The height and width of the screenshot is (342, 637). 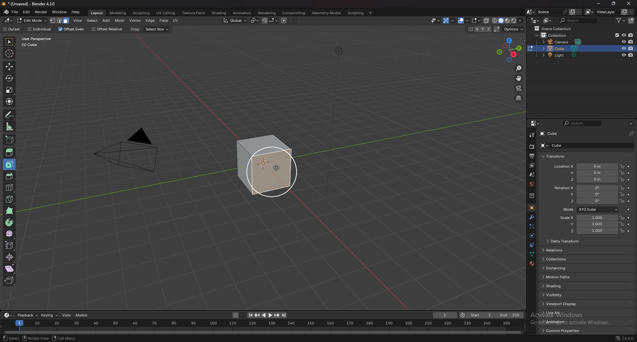 What do you see at coordinates (9, 21) in the screenshot?
I see `editor type` at bounding box center [9, 21].